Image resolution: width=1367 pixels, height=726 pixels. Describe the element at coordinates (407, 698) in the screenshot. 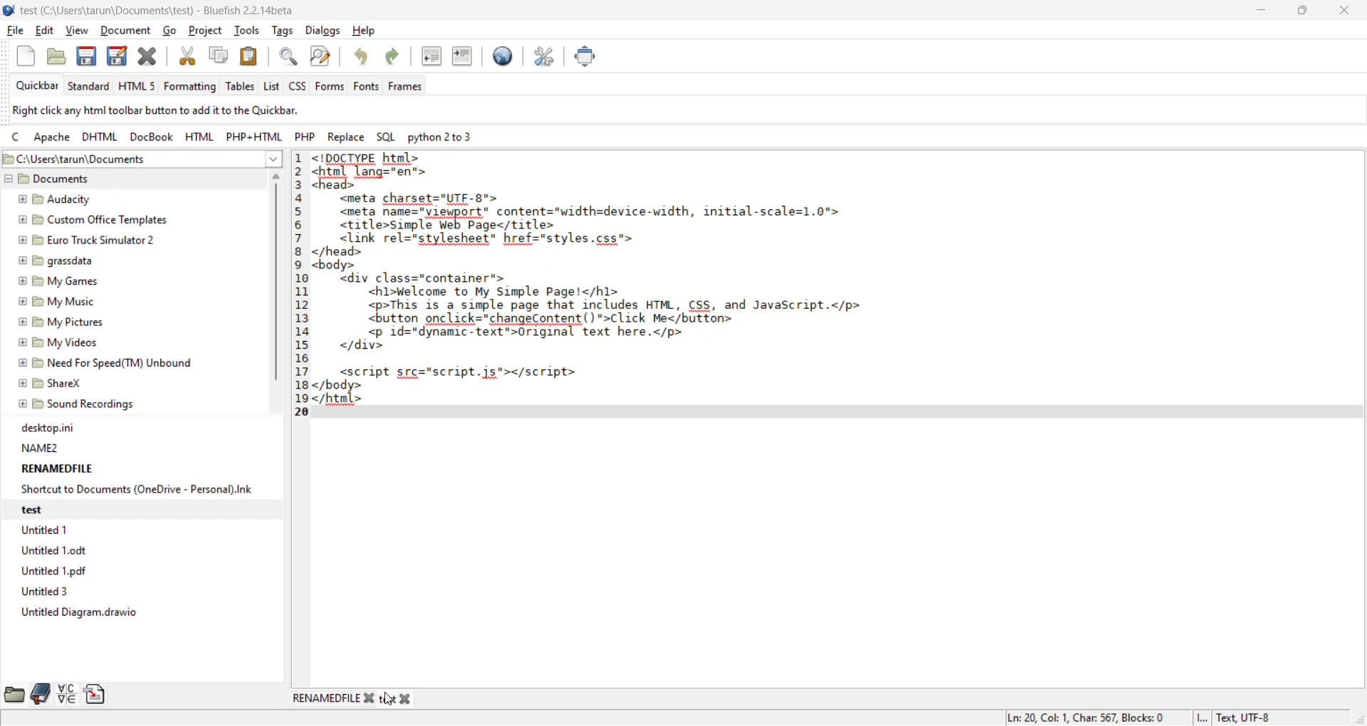

I see `close` at that location.